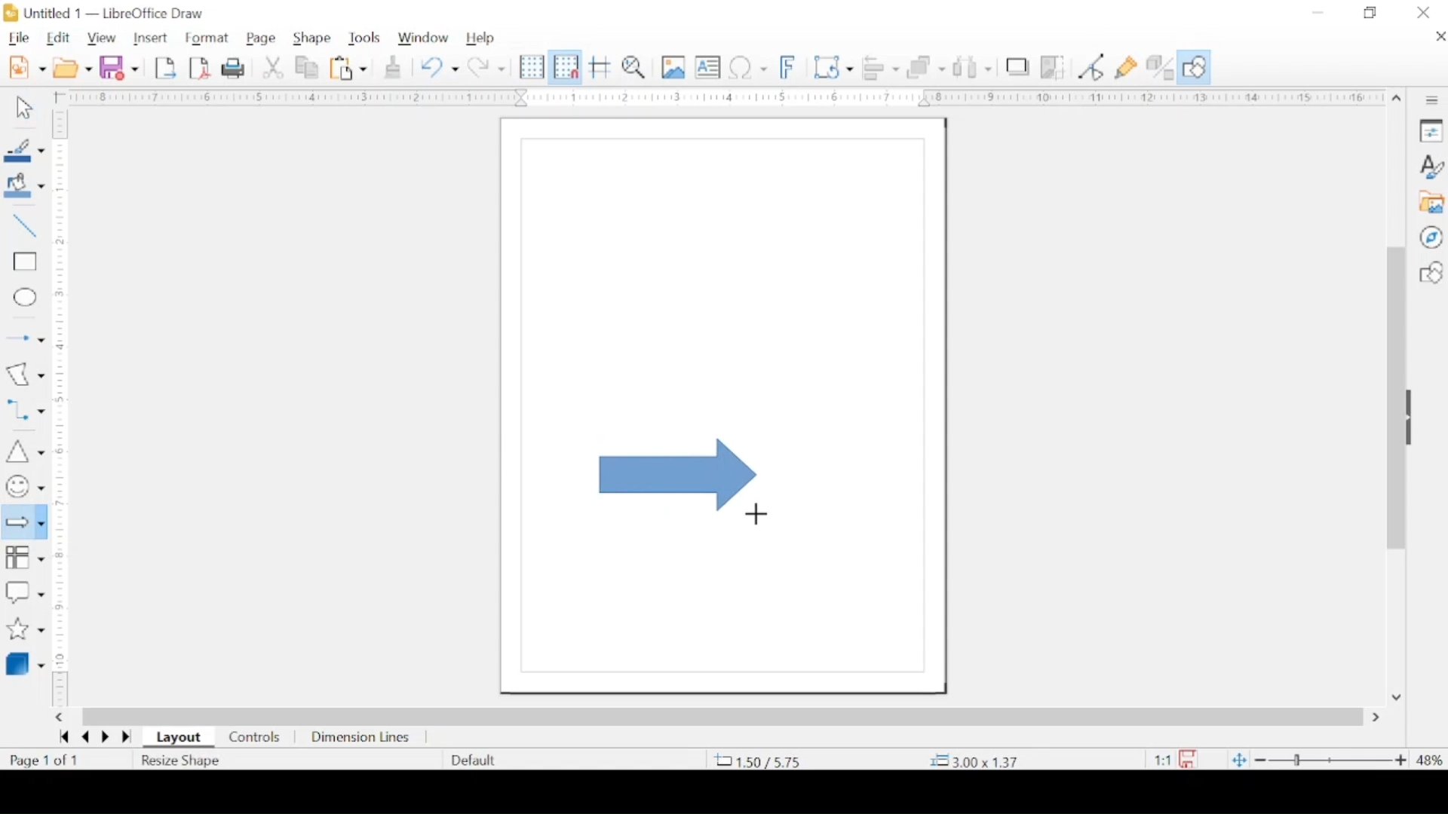 The width and height of the screenshot is (1448, 814). What do you see at coordinates (1431, 237) in the screenshot?
I see `navigator` at bounding box center [1431, 237].